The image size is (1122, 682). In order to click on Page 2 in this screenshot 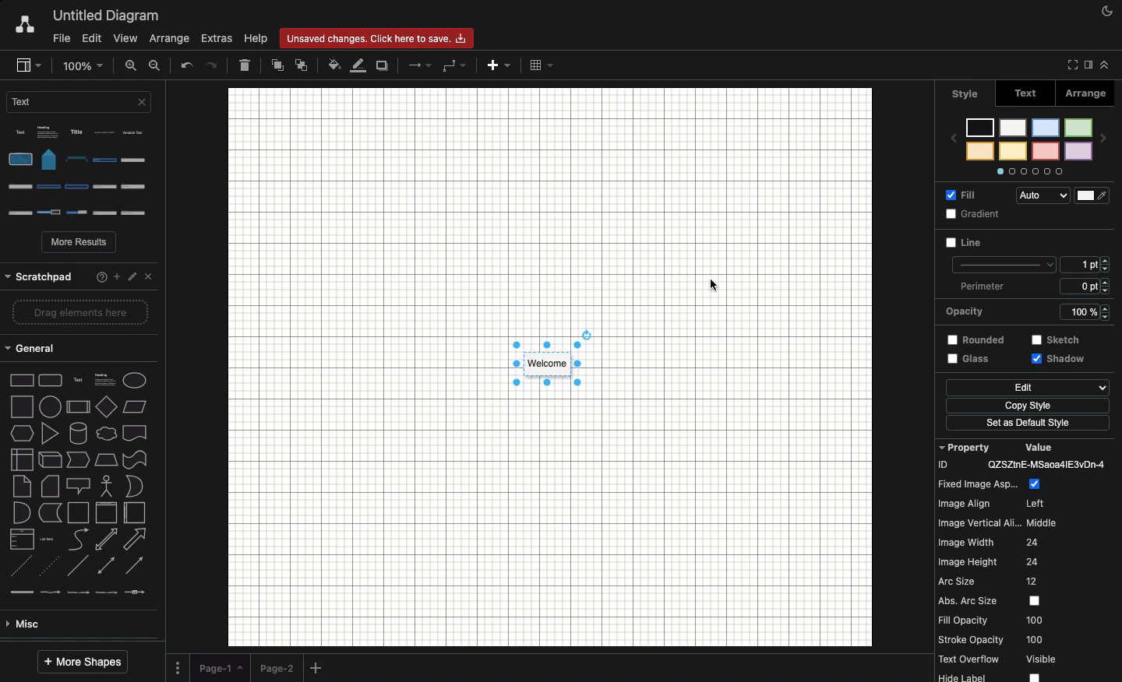, I will do `click(276, 667)`.